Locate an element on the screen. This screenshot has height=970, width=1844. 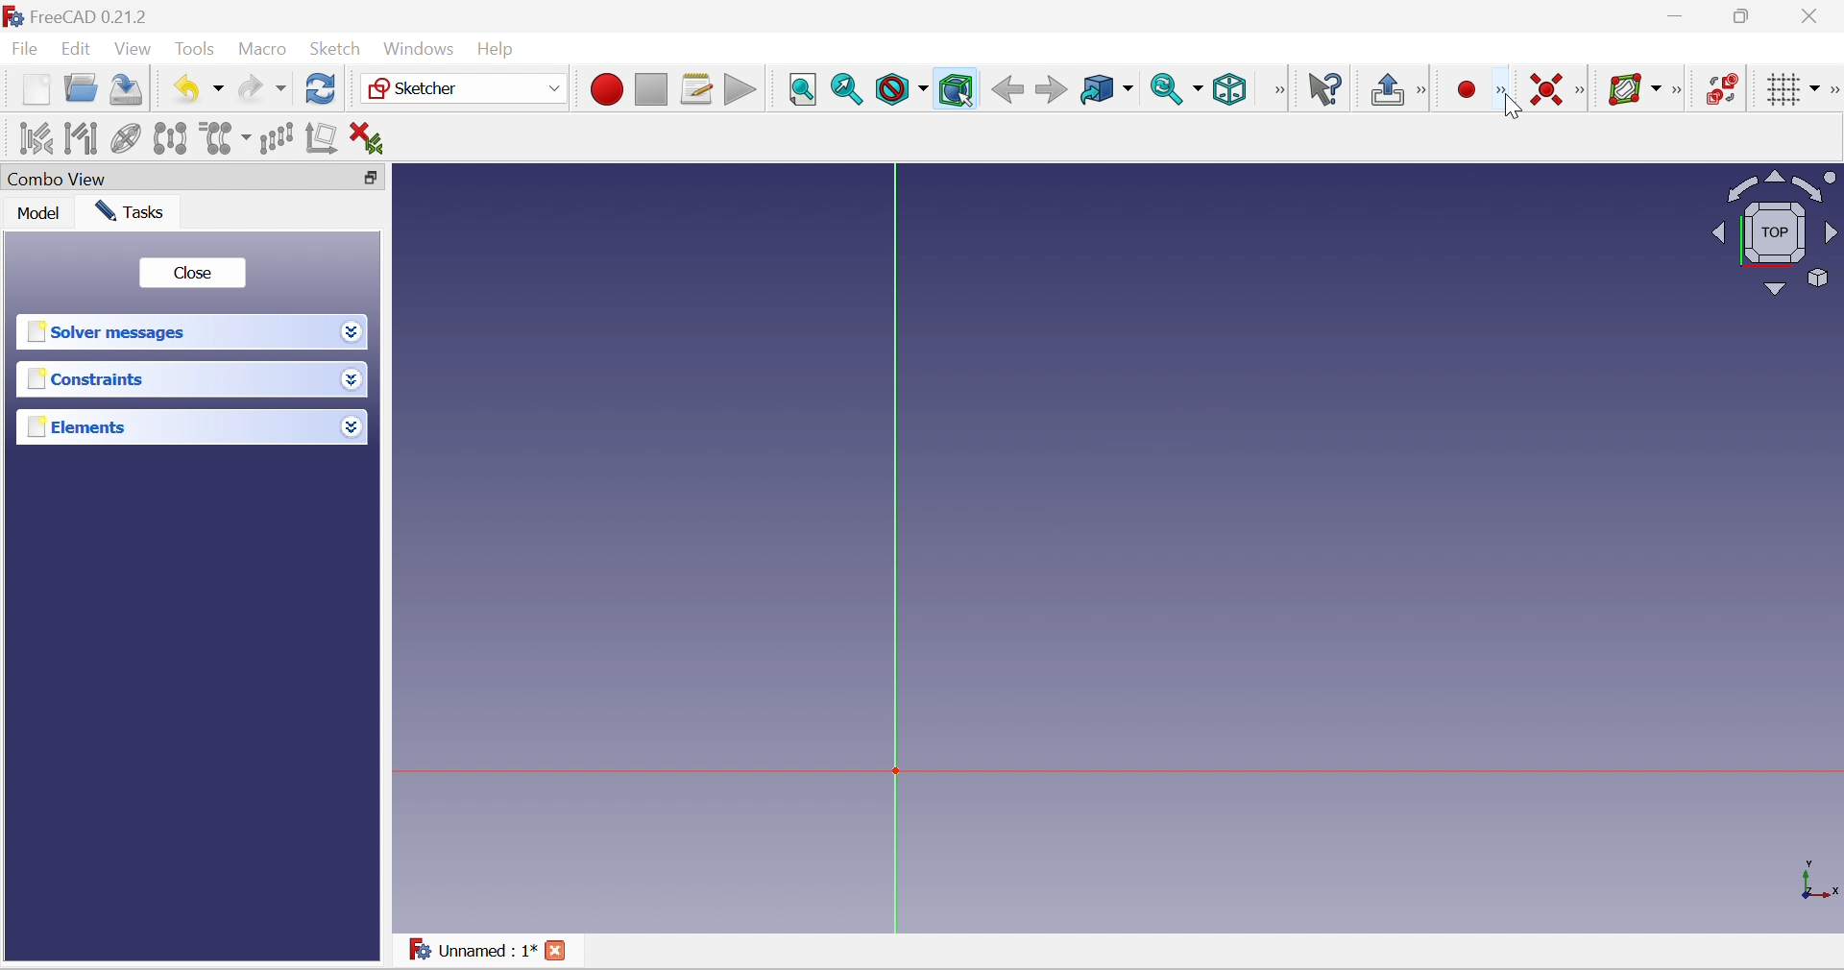
Macros is located at coordinates (697, 90).